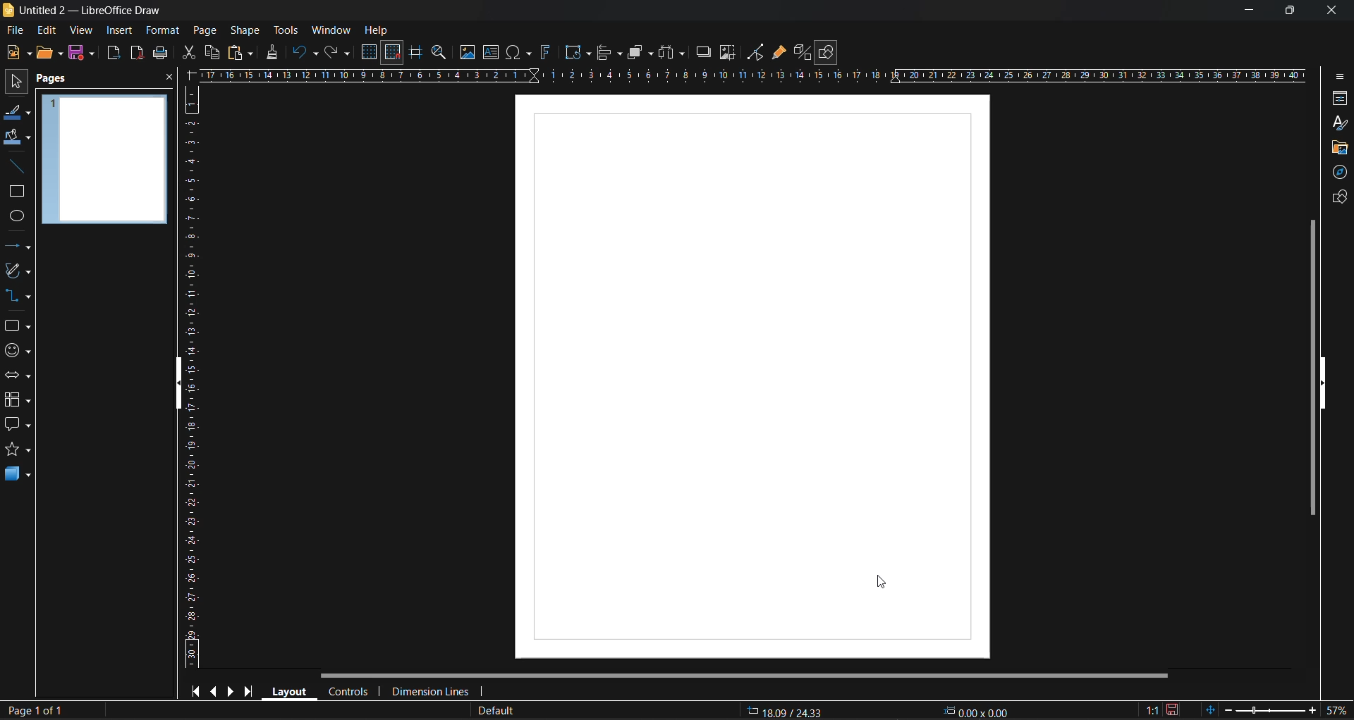 This screenshot has height=720, width=1354. I want to click on shape, so click(245, 30).